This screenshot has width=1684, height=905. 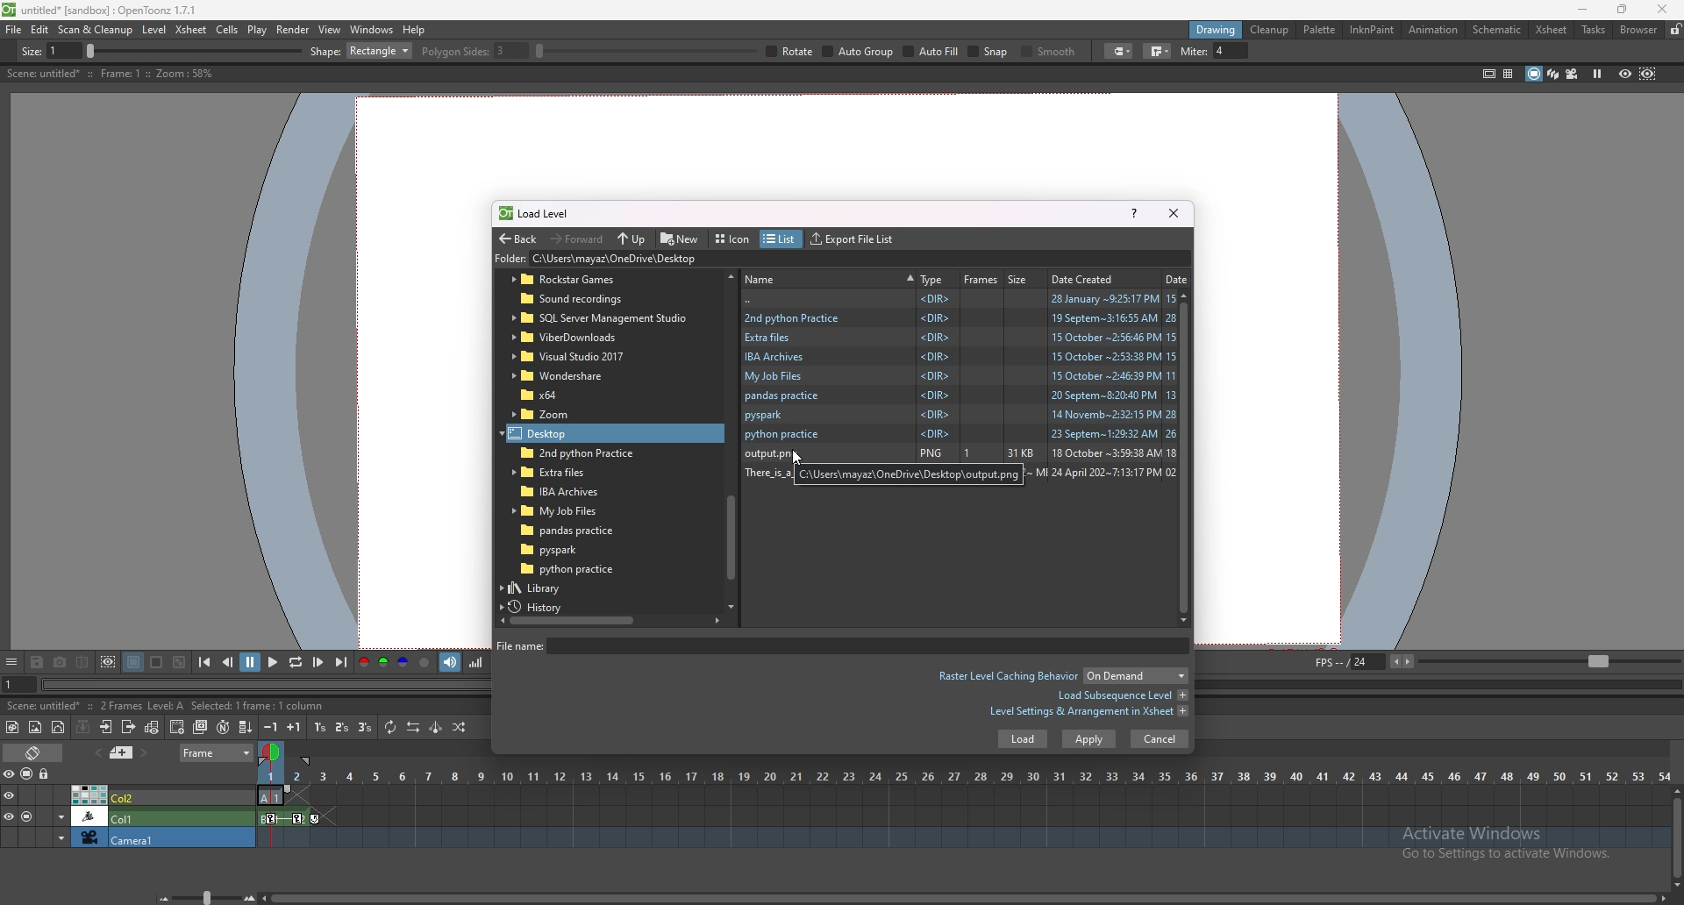 What do you see at coordinates (403, 663) in the screenshot?
I see `blue channel` at bounding box center [403, 663].